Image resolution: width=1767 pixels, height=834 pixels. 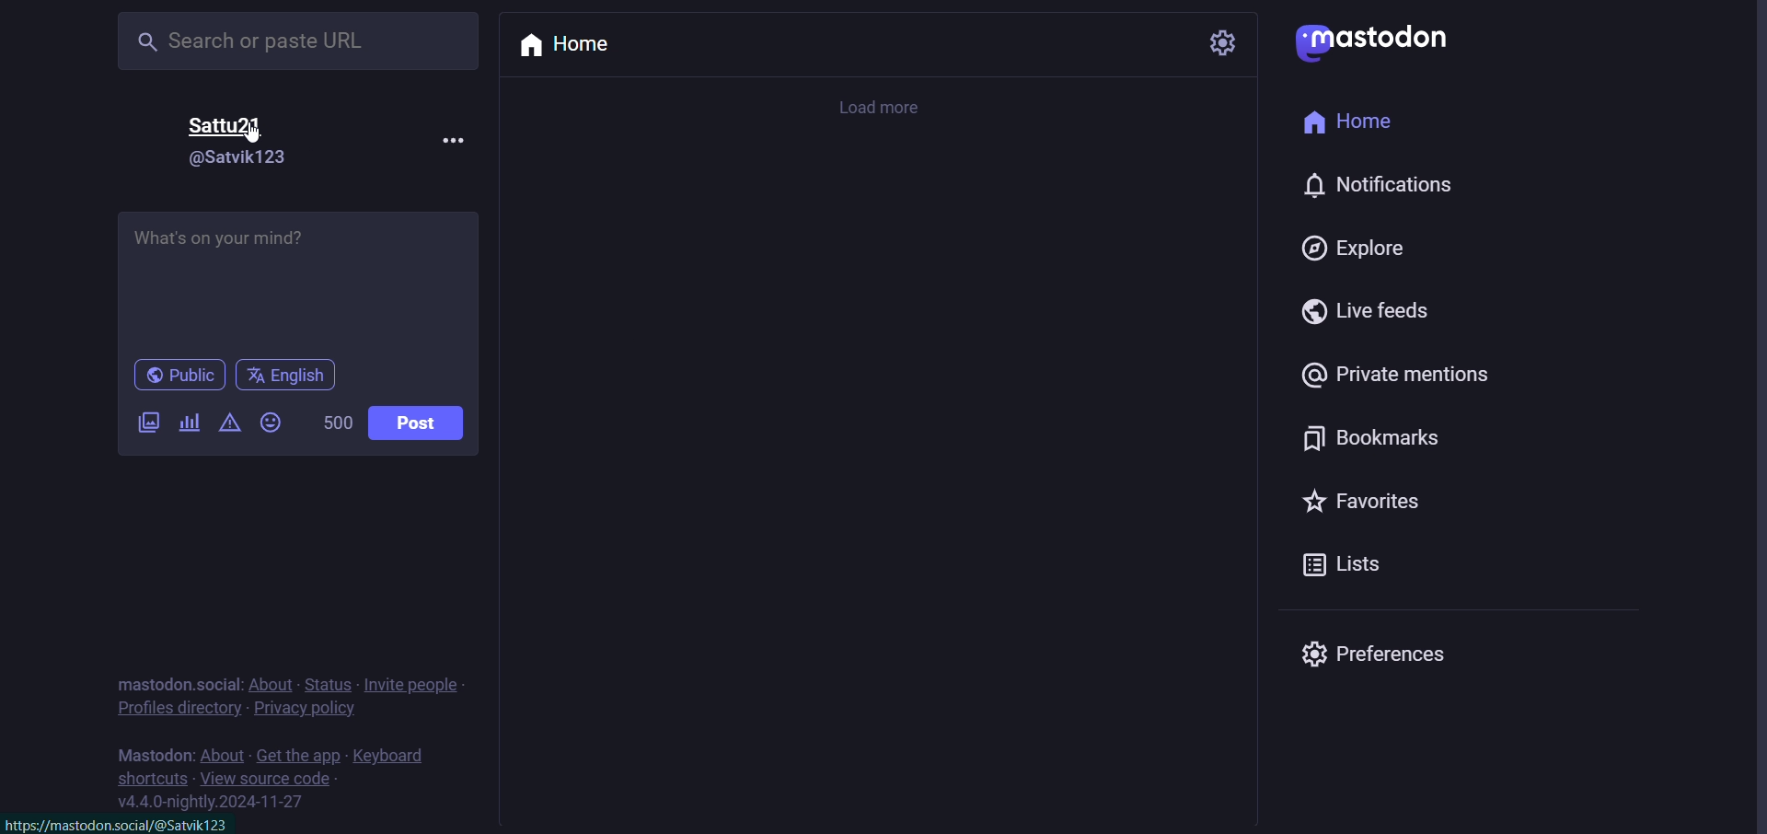 What do you see at coordinates (418, 423) in the screenshot?
I see `post` at bounding box center [418, 423].